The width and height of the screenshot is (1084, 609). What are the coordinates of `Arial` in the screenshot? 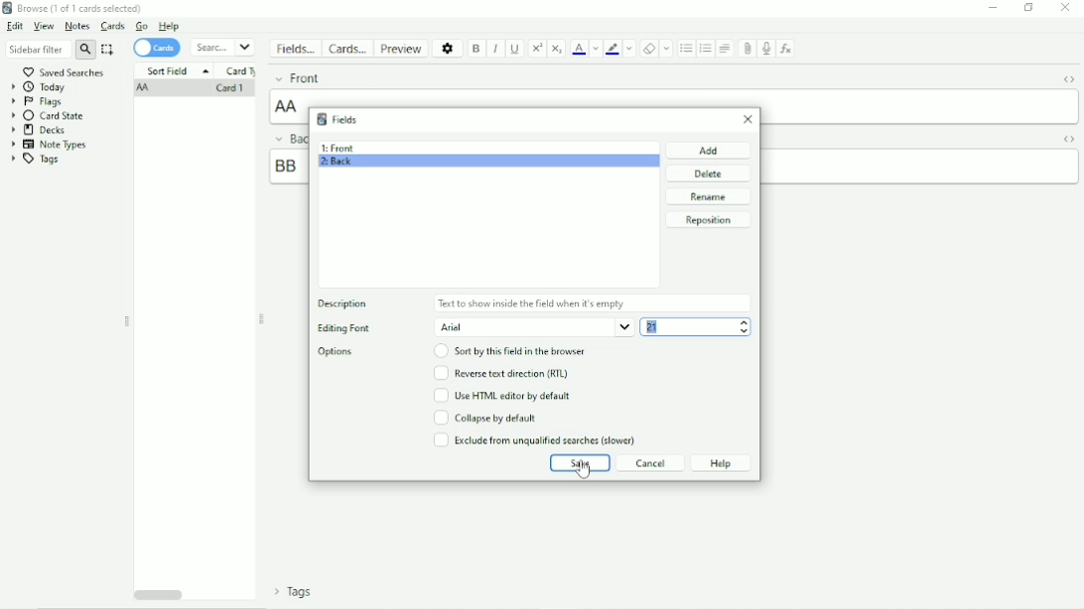 It's located at (534, 327).